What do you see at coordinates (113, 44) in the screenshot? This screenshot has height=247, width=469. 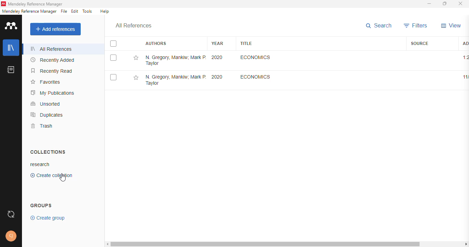 I see `select` at bounding box center [113, 44].